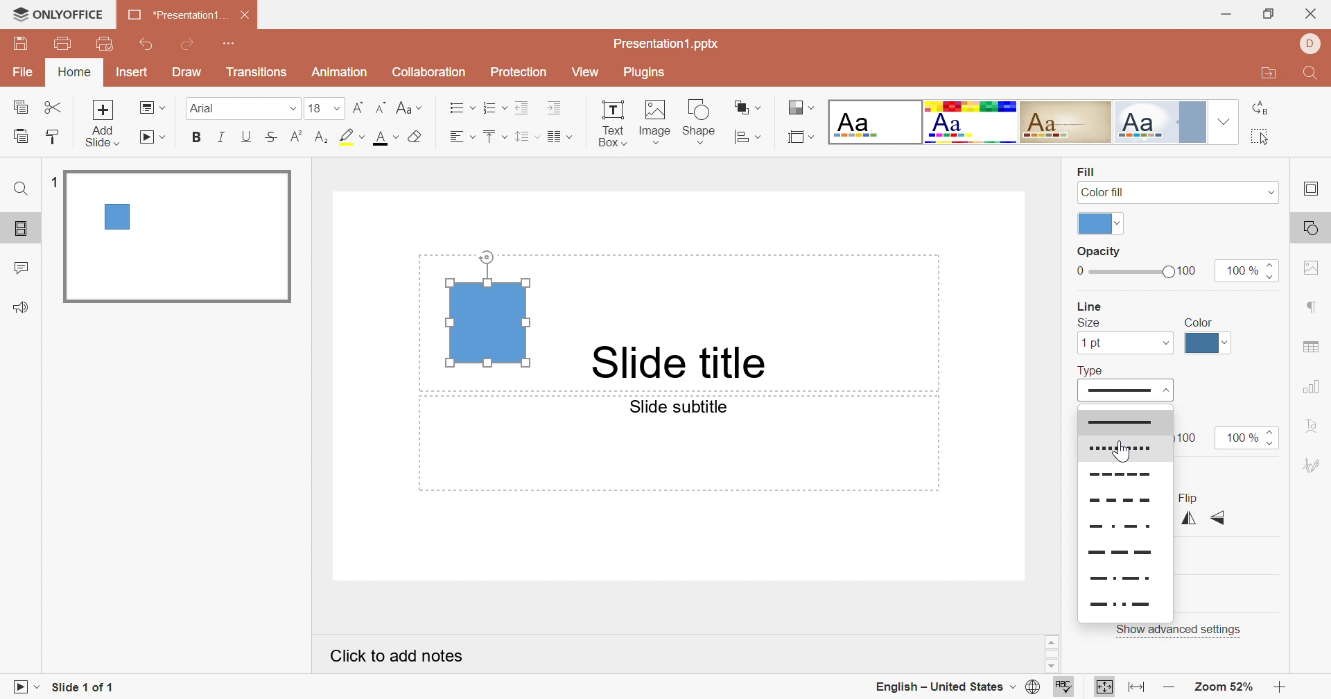 This screenshot has height=699, width=1331. Describe the element at coordinates (74, 74) in the screenshot. I see `Home` at that location.